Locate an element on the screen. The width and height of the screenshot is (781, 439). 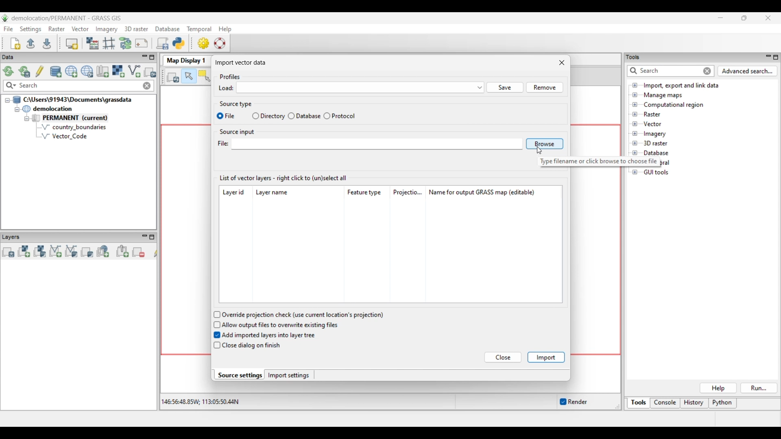
Click to open Manage maps is located at coordinates (635, 95).